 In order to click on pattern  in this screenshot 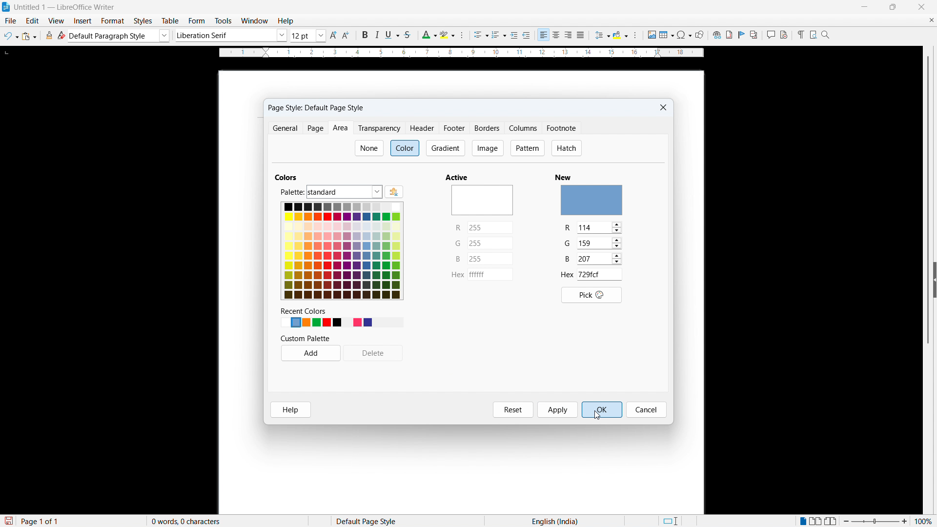, I will do `click(528, 149)`.